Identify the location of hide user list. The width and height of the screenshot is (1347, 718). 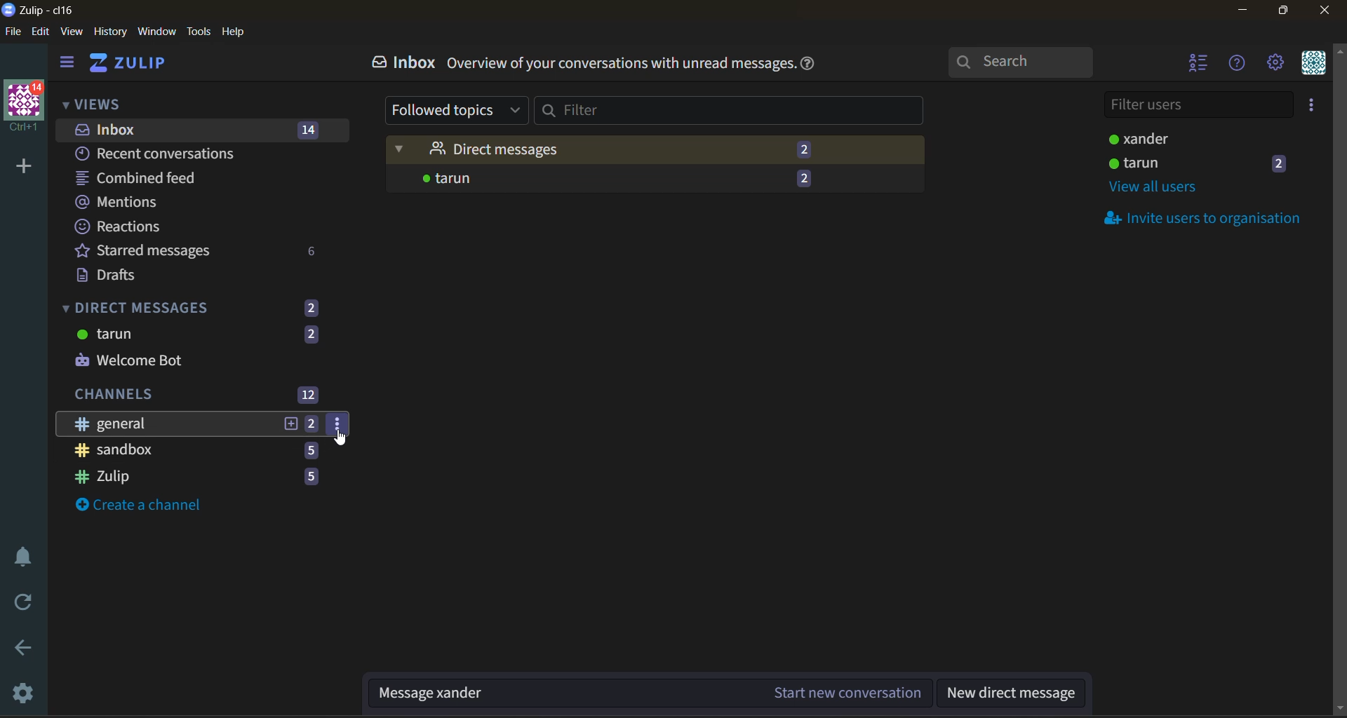
(1195, 64).